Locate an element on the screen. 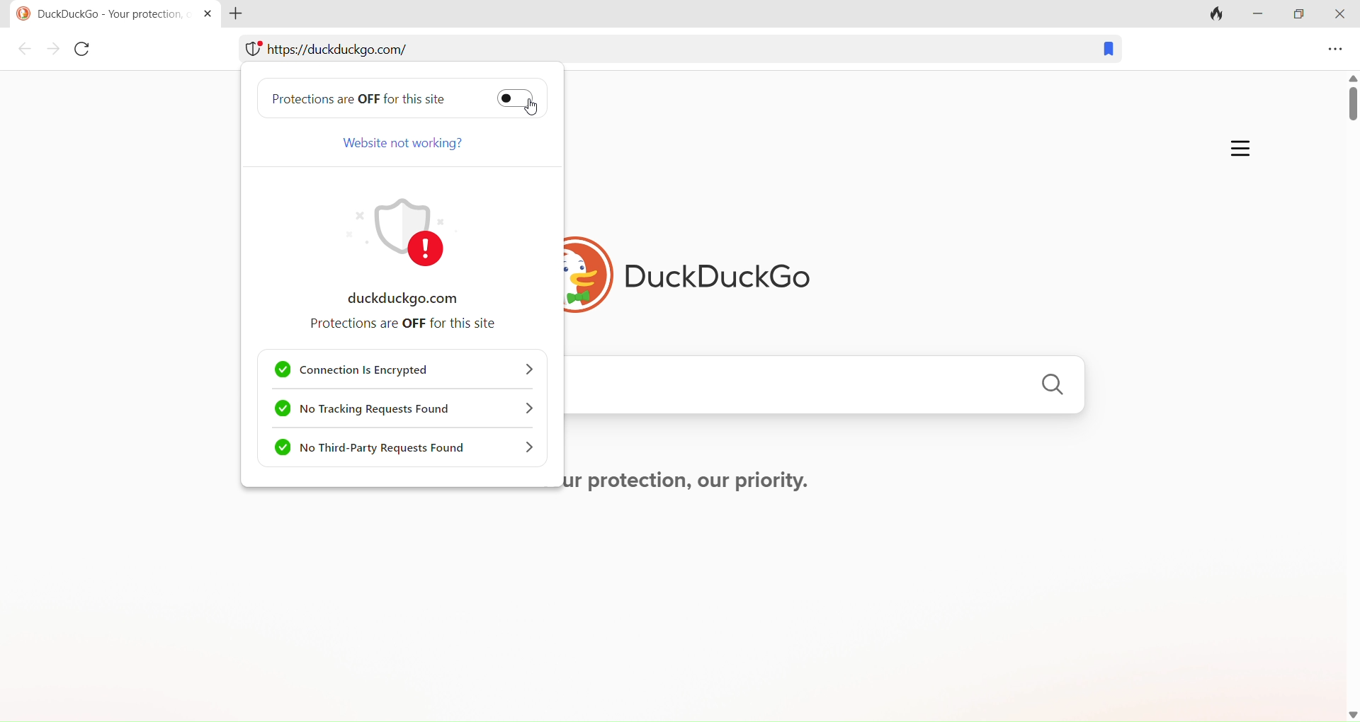  down is located at coordinates (1346, 711).